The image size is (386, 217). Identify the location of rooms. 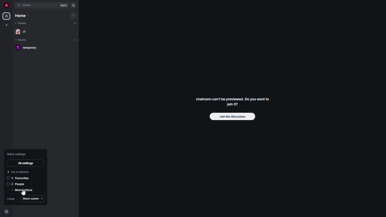
(21, 40).